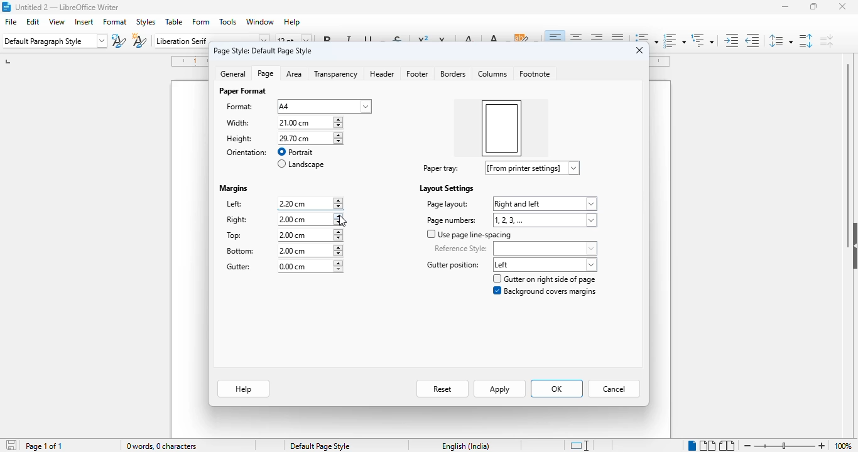  I want to click on vertical scroll bar, so click(847, 139).